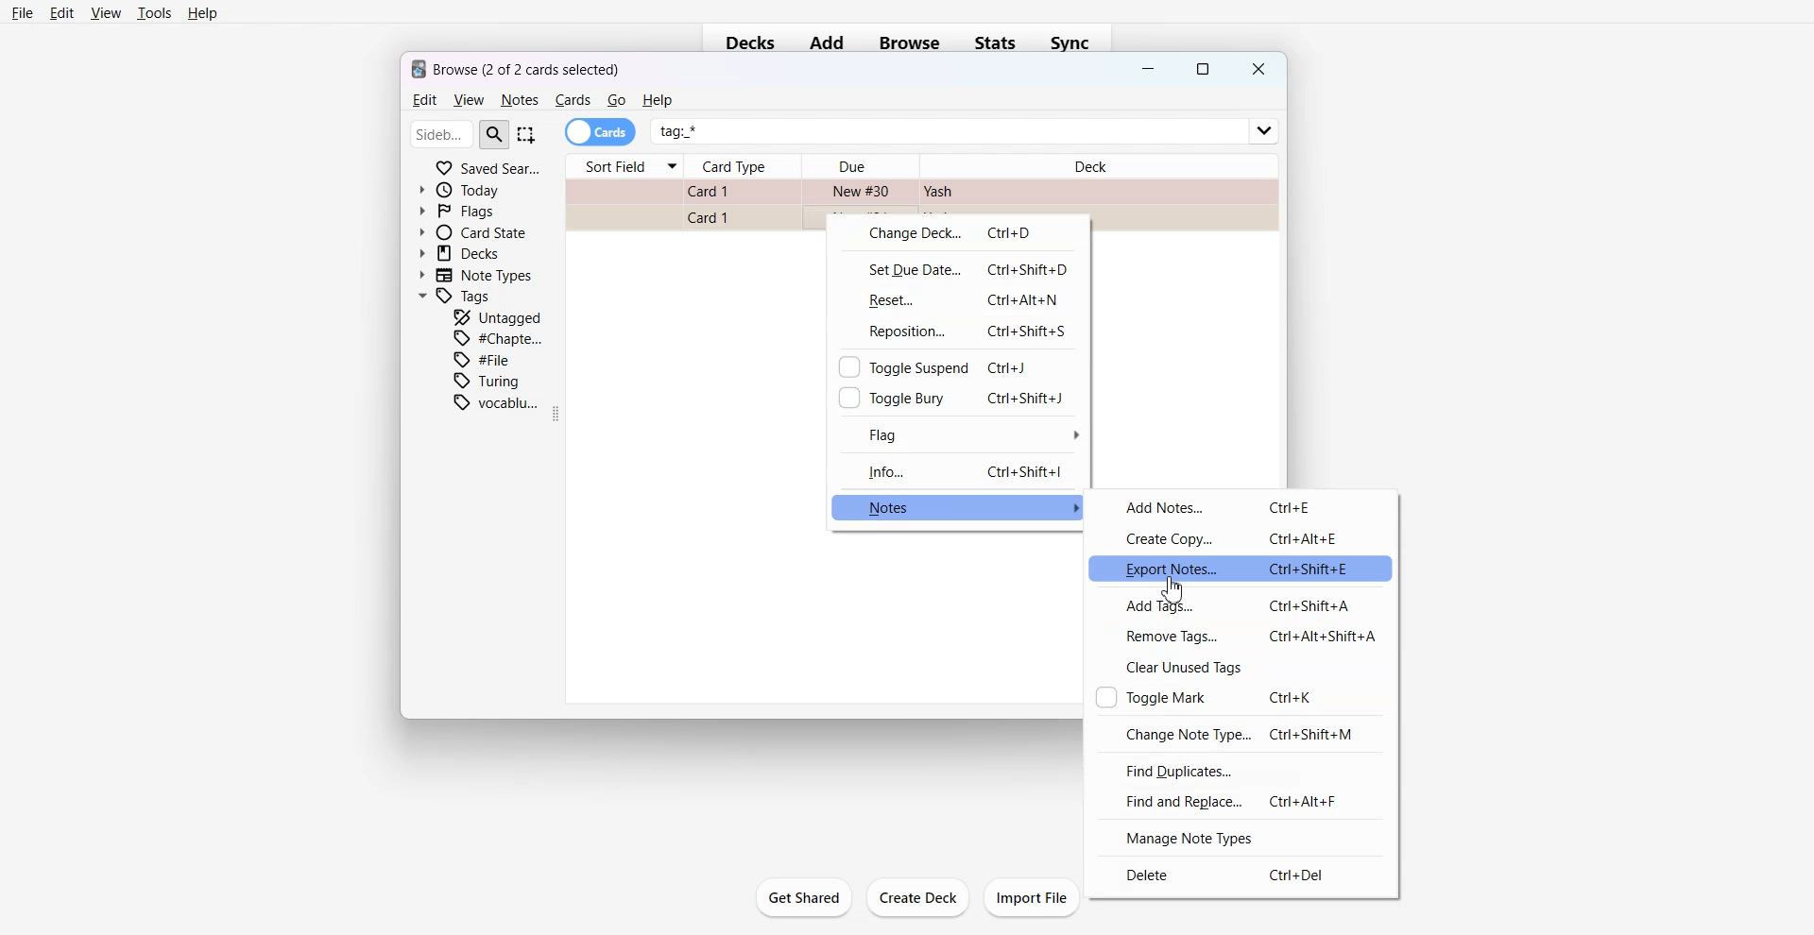 The height and width of the screenshot is (935, 1814). Describe the element at coordinates (803, 897) in the screenshot. I see `Get Shared` at that location.